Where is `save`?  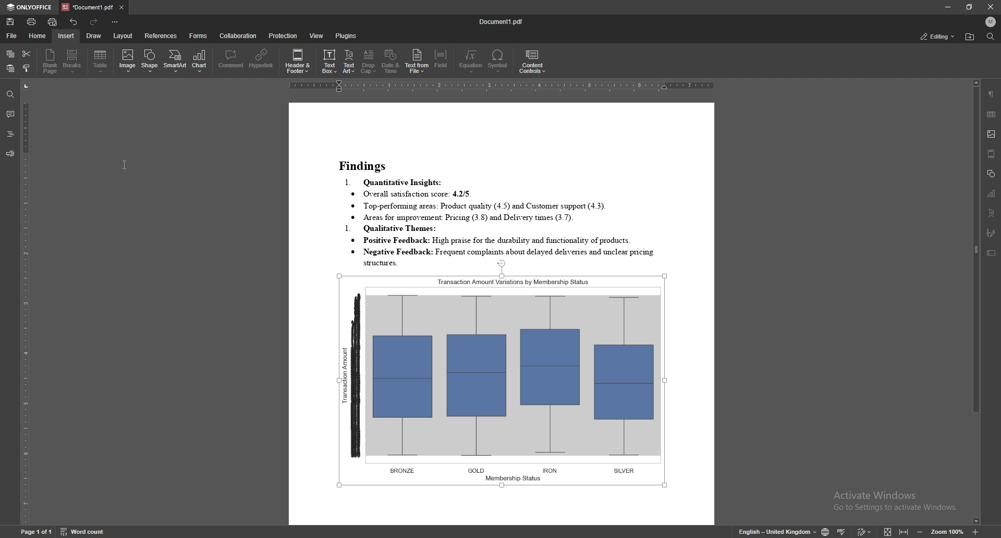 save is located at coordinates (11, 22).